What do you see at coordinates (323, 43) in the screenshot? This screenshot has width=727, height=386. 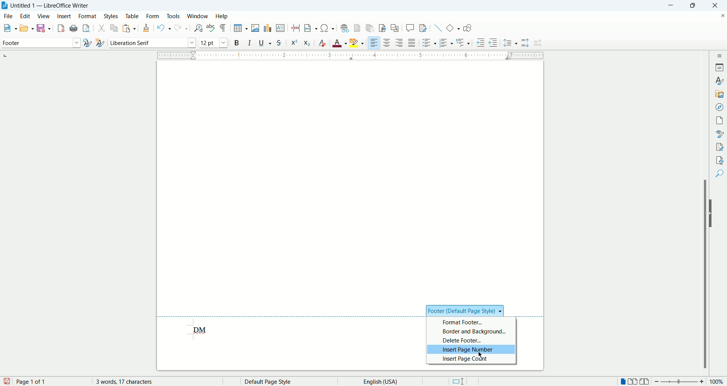 I see `clear formatting` at bounding box center [323, 43].